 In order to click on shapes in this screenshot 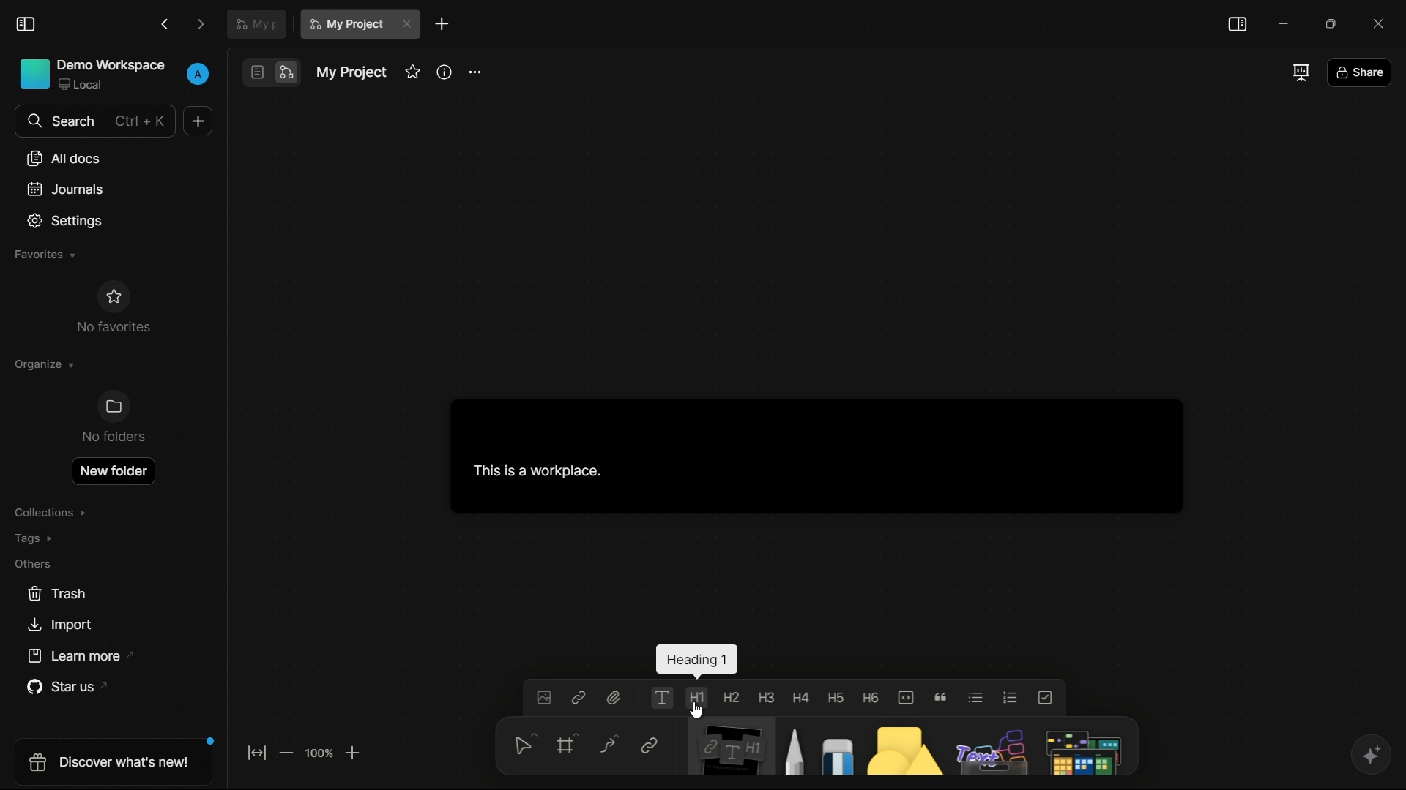, I will do `click(899, 745)`.